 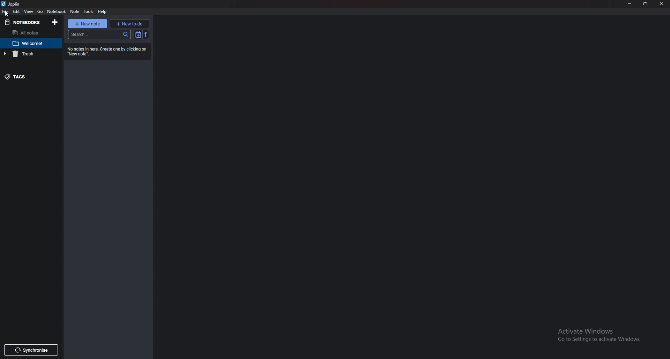 I want to click on Synchronize, so click(x=32, y=350).